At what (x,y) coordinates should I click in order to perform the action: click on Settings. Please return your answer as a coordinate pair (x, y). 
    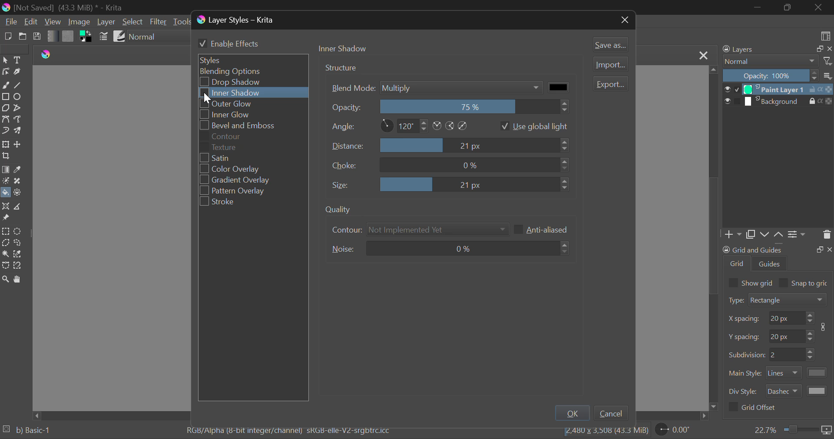
    Looking at the image, I should click on (798, 237).